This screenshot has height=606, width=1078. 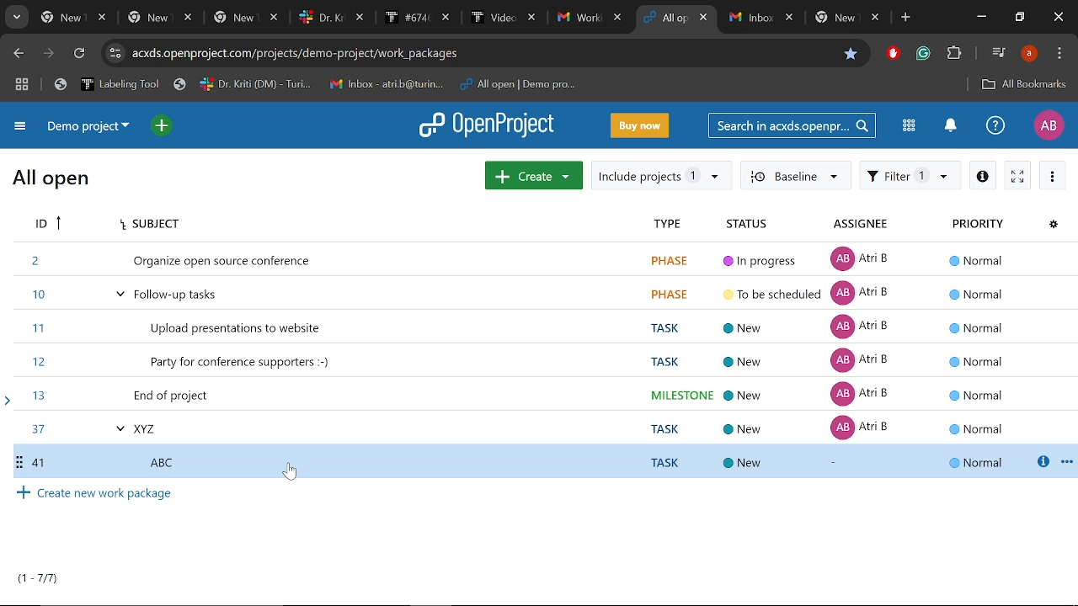 What do you see at coordinates (905, 19) in the screenshot?
I see `Add new tab` at bounding box center [905, 19].